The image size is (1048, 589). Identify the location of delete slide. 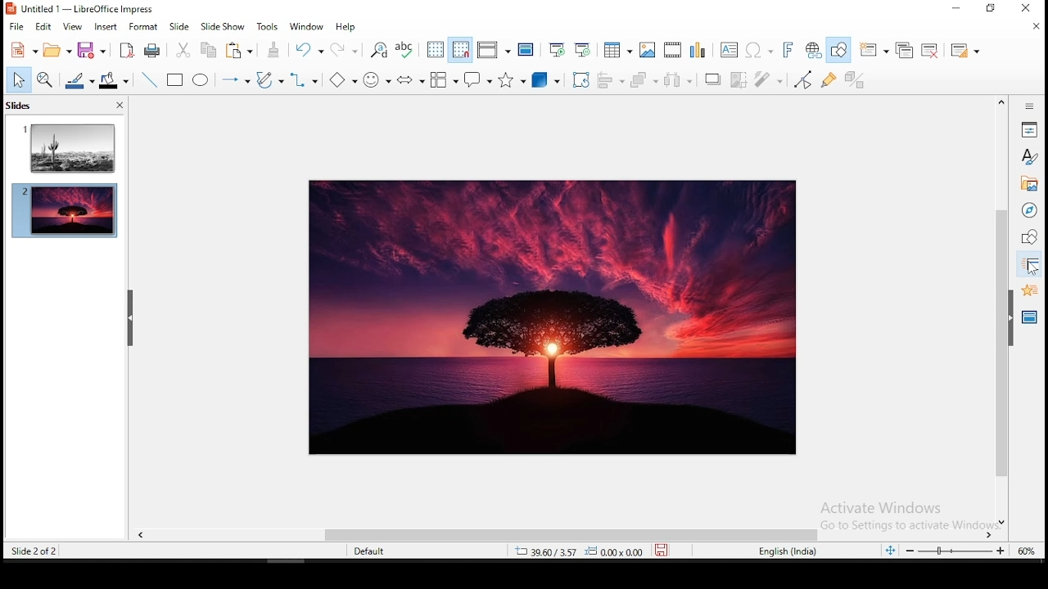
(933, 47).